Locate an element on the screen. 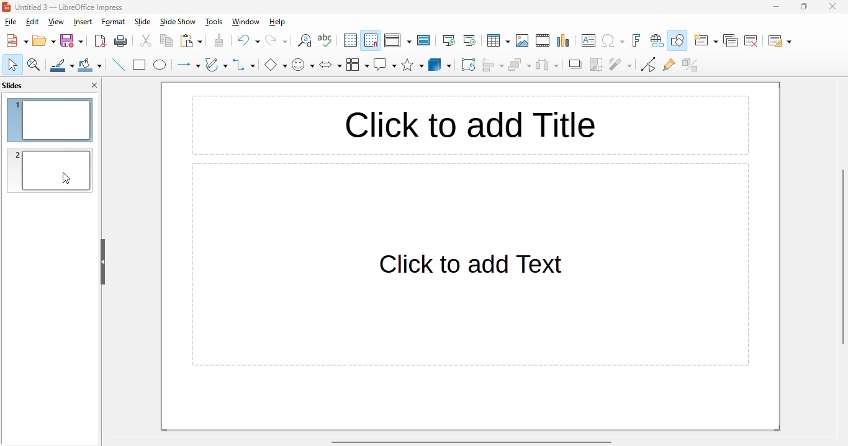  shadow is located at coordinates (575, 65).